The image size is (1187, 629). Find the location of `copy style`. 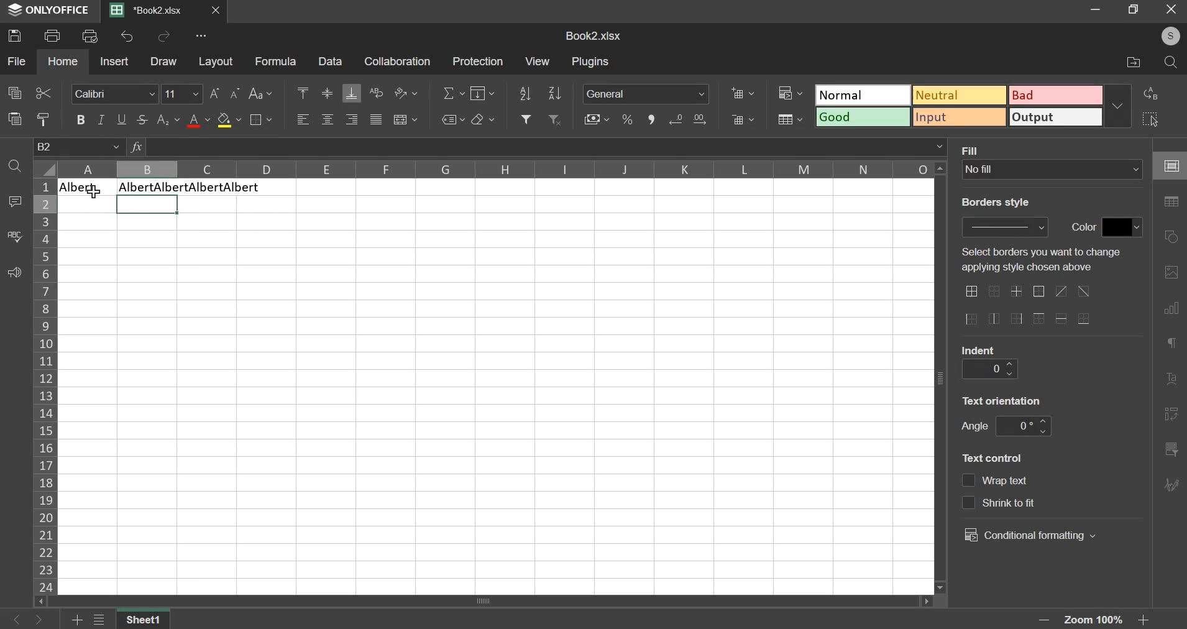

copy style is located at coordinates (42, 119).